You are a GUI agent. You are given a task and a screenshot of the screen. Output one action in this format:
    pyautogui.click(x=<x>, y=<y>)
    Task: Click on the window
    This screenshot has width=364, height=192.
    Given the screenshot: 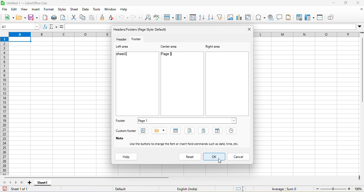 What is the action you would take?
    pyautogui.click(x=109, y=10)
    